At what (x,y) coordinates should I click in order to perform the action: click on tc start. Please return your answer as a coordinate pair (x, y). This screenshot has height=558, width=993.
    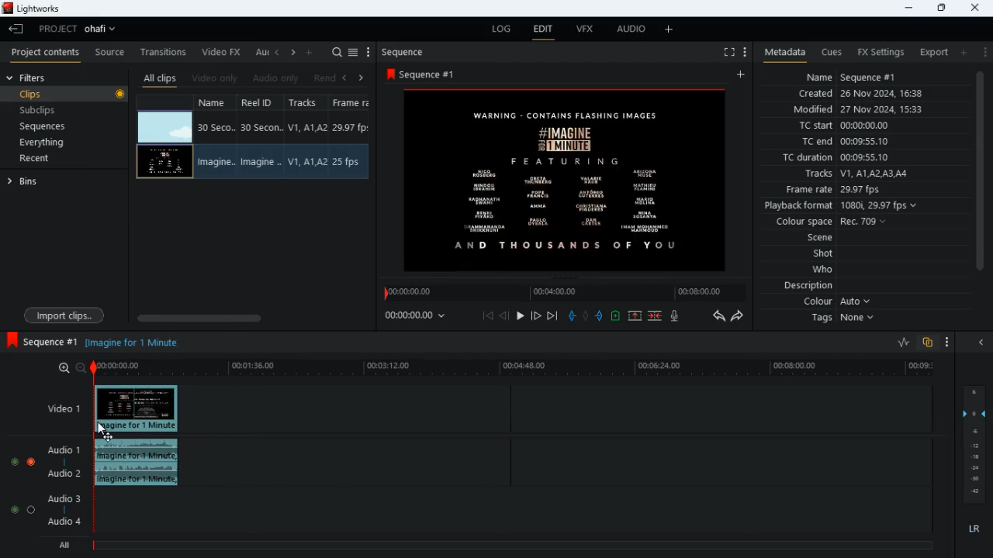
    Looking at the image, I should click on (867, 126).